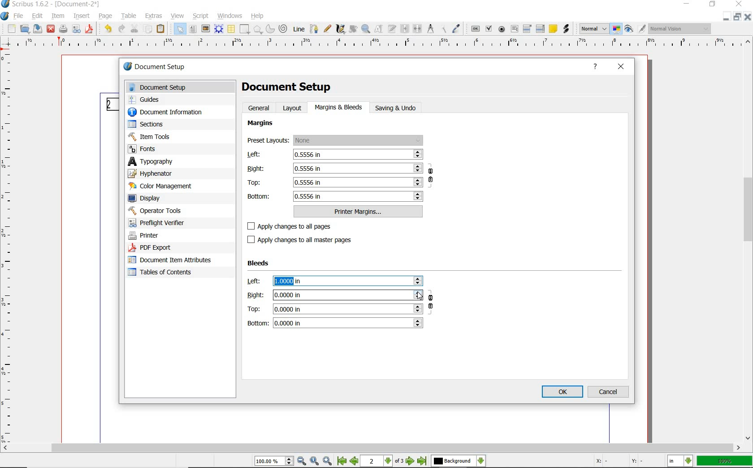 The image size is (753, 468). Describe the element at coordinates (336, 141) in the screenshot. I see `preset layouts` at that location.